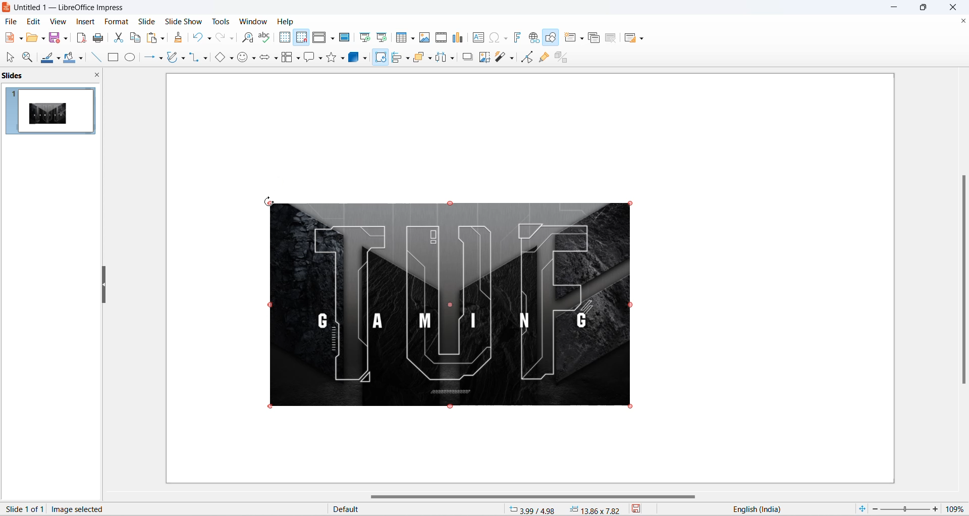 This screenshot has width=969, height=516. What do you see at coordinates (308, 58) in the screenshot?
I see `callout shape` at bounding box center [308, 58].